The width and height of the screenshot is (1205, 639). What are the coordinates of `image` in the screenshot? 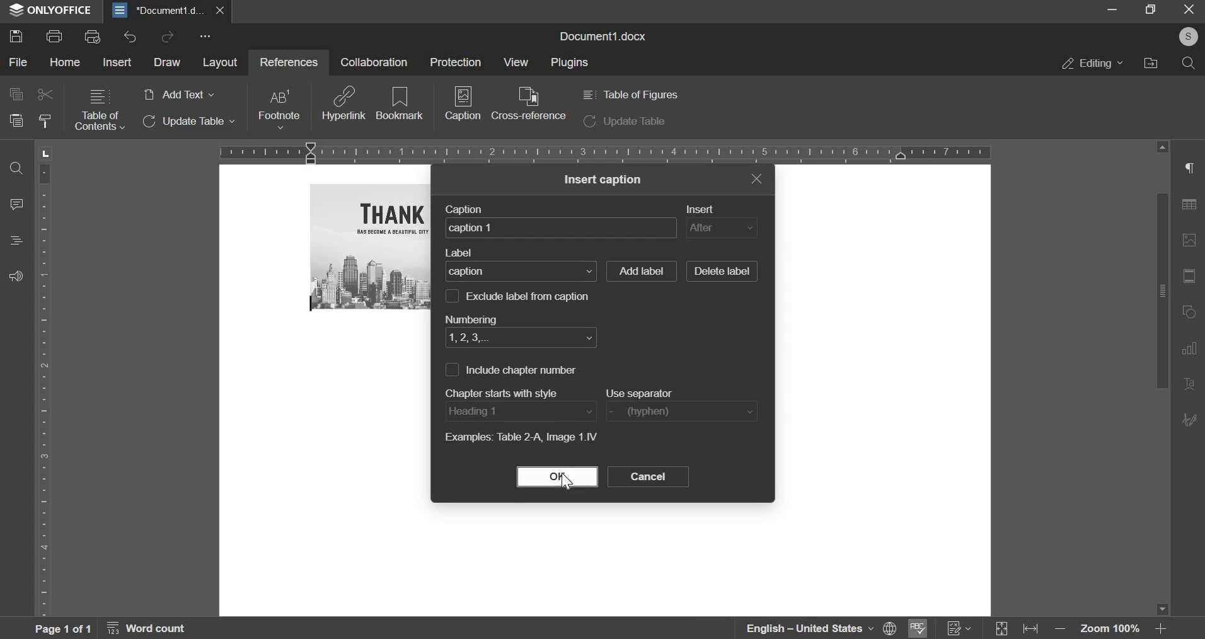 It's located at (1192, 240).